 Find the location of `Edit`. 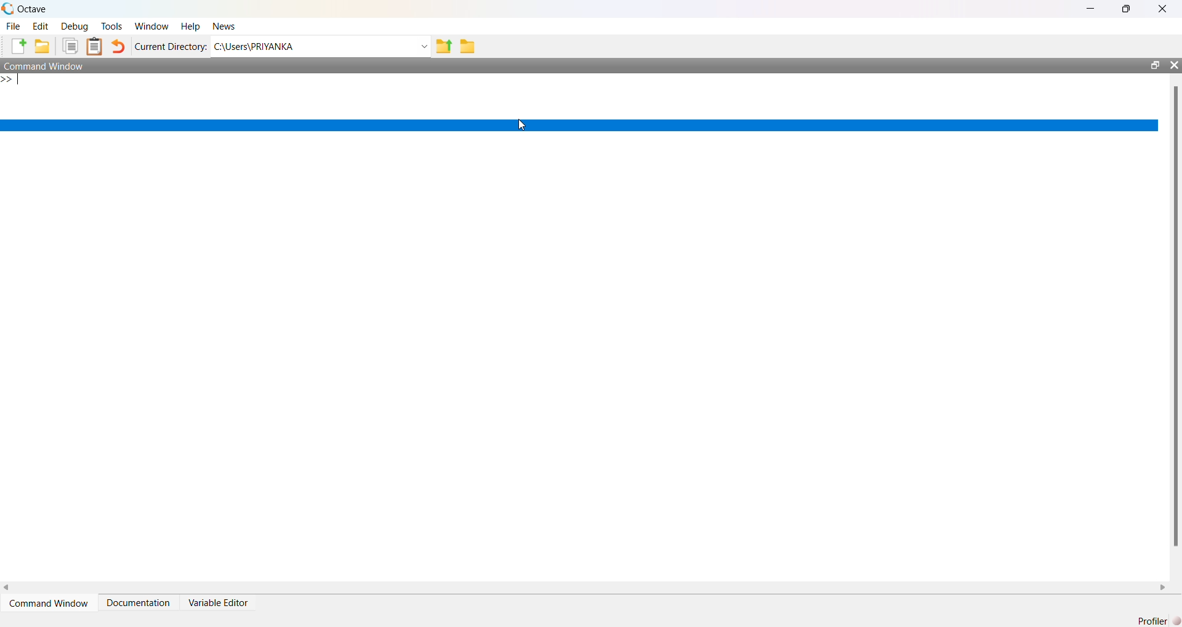

Edit is located at coordinates (41, 26).